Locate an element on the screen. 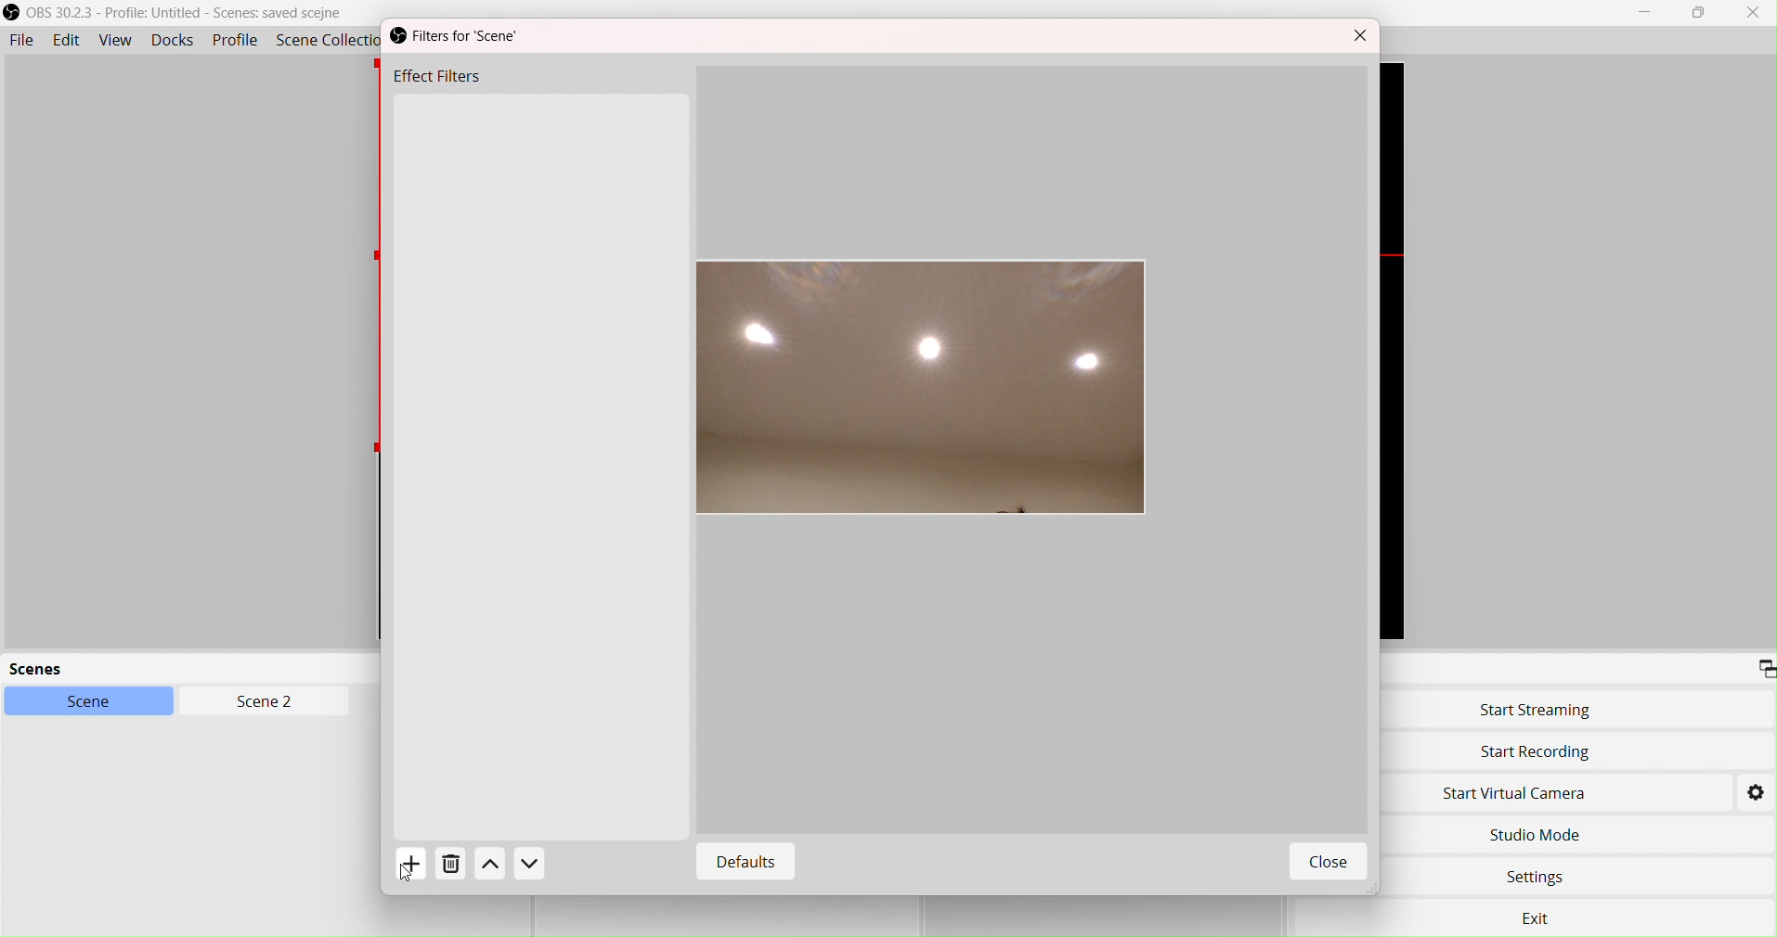 Image resolution: width=1777 pixels, height=937 pixels. File is located at coordinates (21, 41).